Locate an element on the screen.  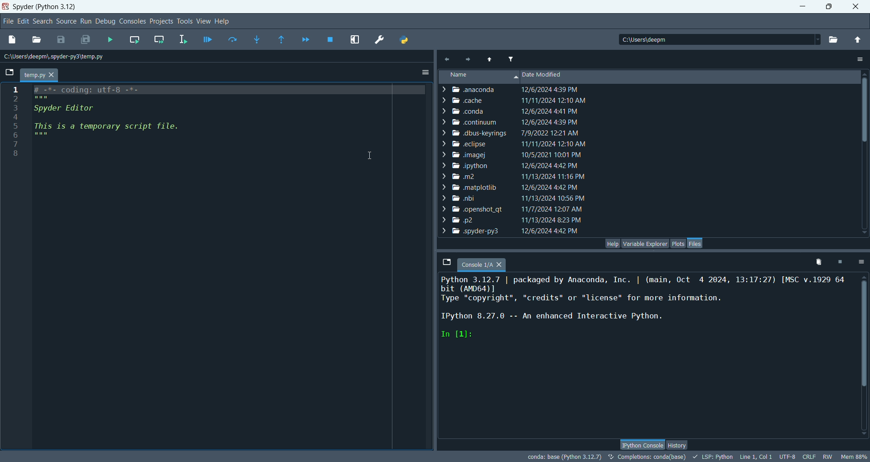
LSP:PYTHON is located at coordinates (714, 457).